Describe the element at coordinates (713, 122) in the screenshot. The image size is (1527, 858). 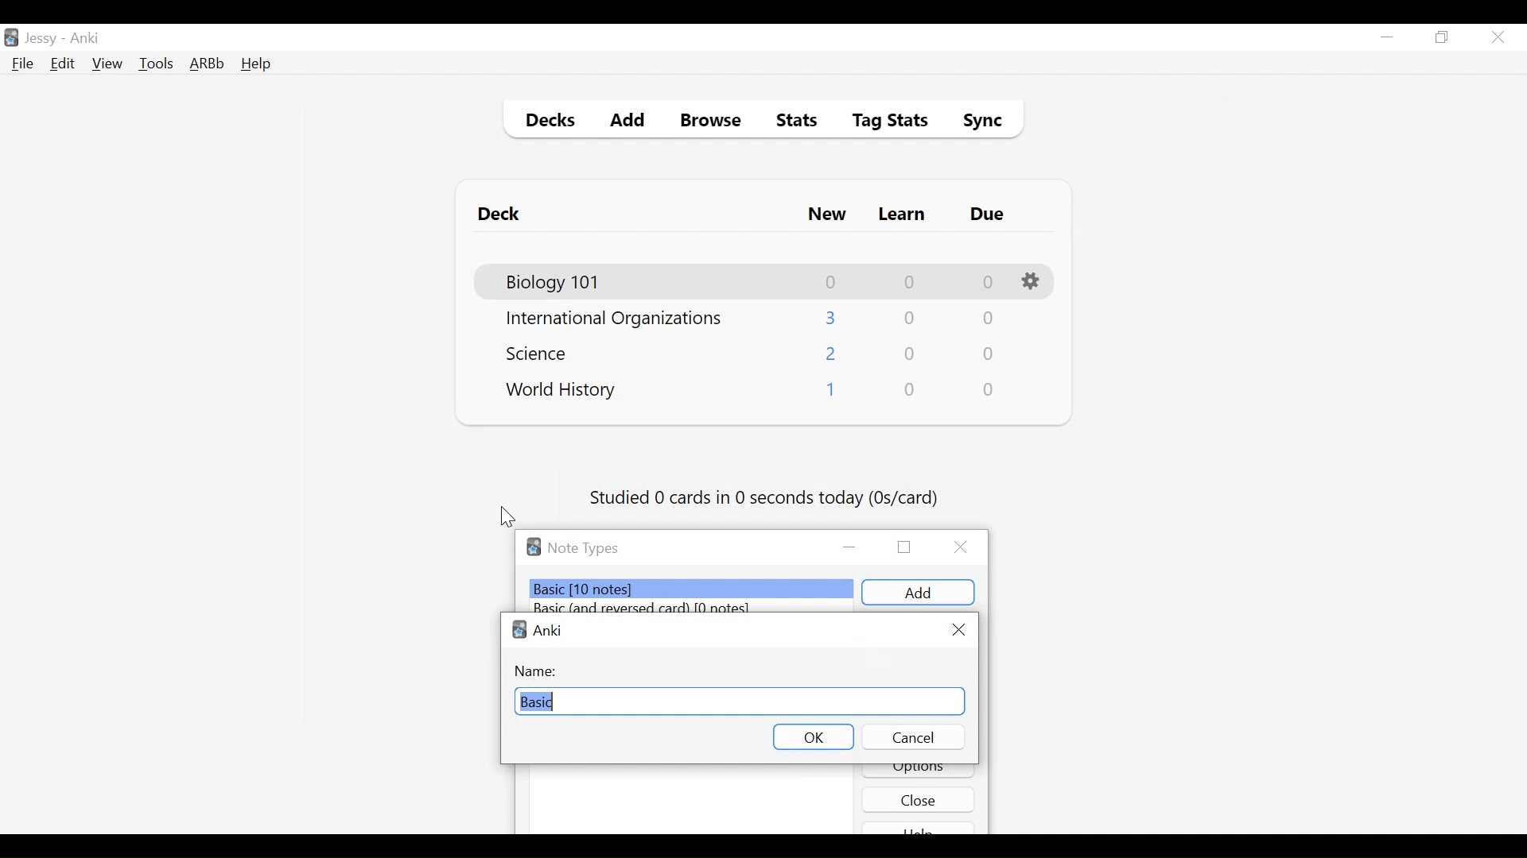
I see `Browse` at that location.